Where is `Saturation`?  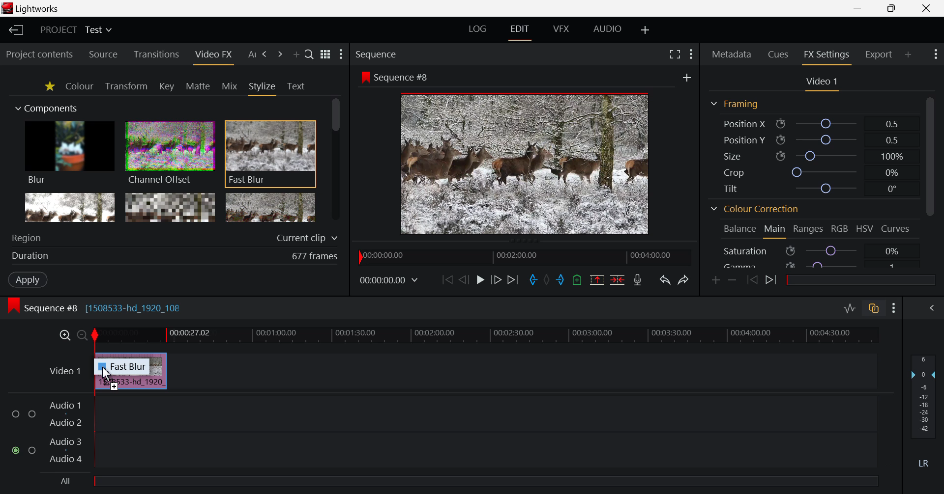
Saturation is located at coordinates (813, 251).